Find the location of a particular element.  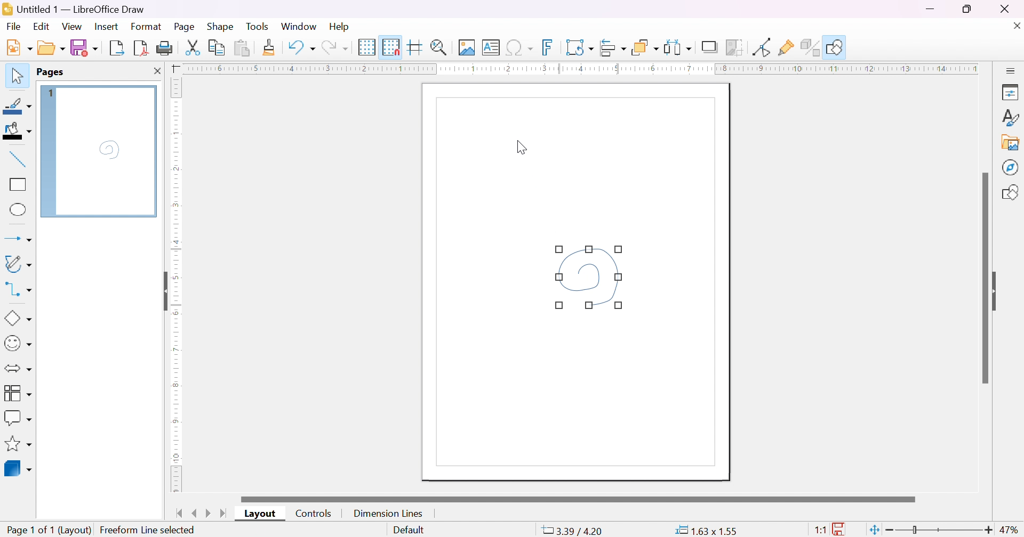

1:1 is located at coordinates (821, 531).